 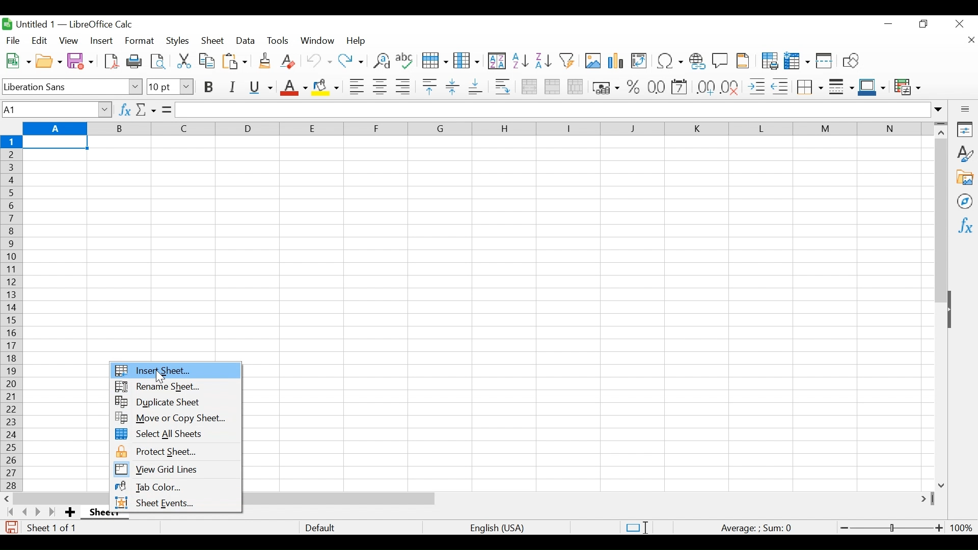 I want to click on Standard Selection, so click(x=638, y=526).